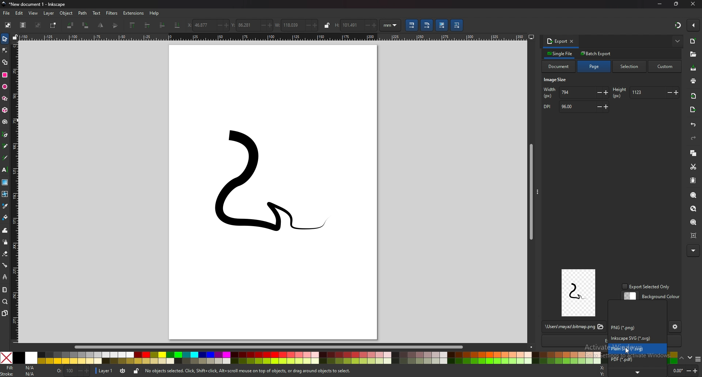 Image resolution: width=702 pixels, height=377 pixels. What do you see at coordinates (596, 53) in the screenshot?
I see `batch export` at bounding box center [596, 53].